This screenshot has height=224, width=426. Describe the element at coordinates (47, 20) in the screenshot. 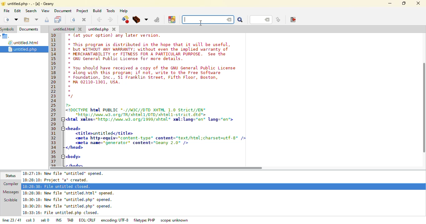

I see `save as` at that location.